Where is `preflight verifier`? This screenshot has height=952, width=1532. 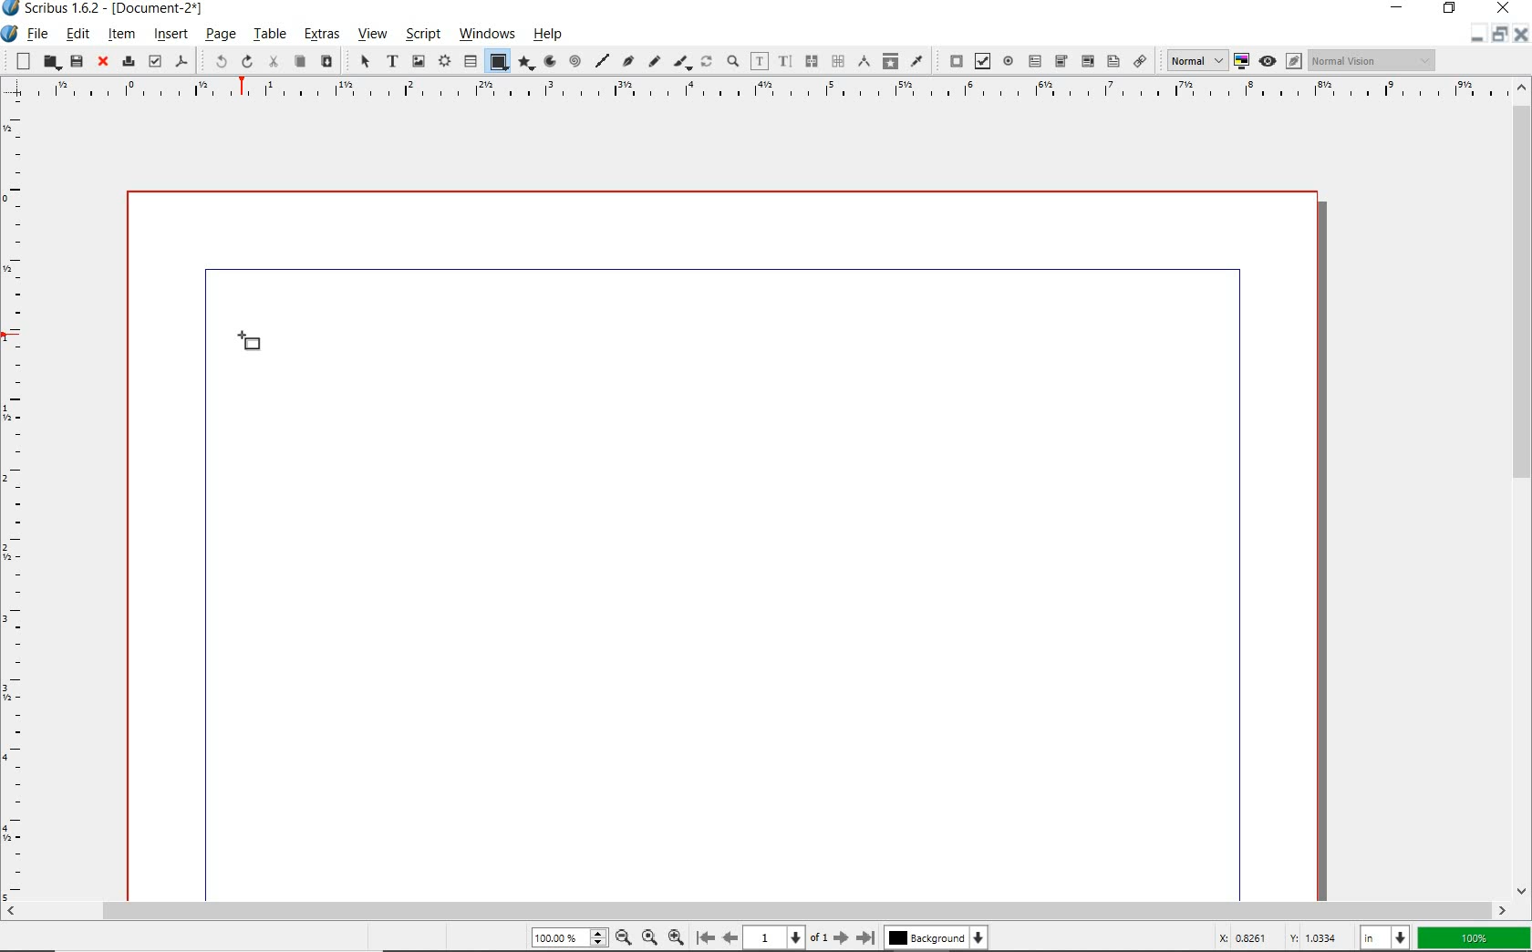
preflight verifier is located at coordinates (154, 61).